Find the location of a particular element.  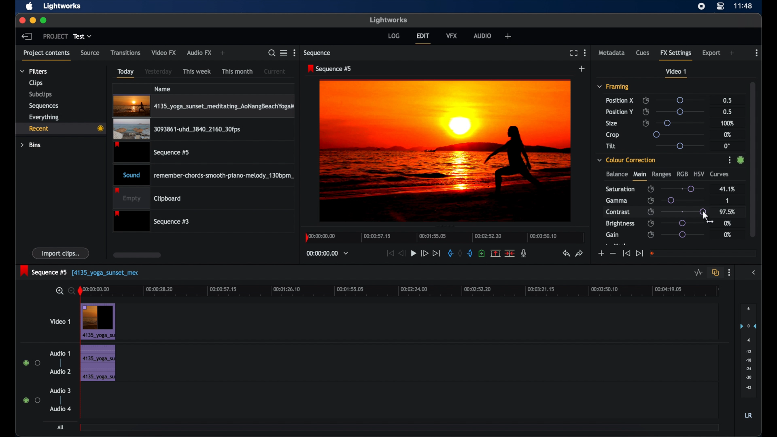

enable/disable keyframes is located at coordinates (650, 200).